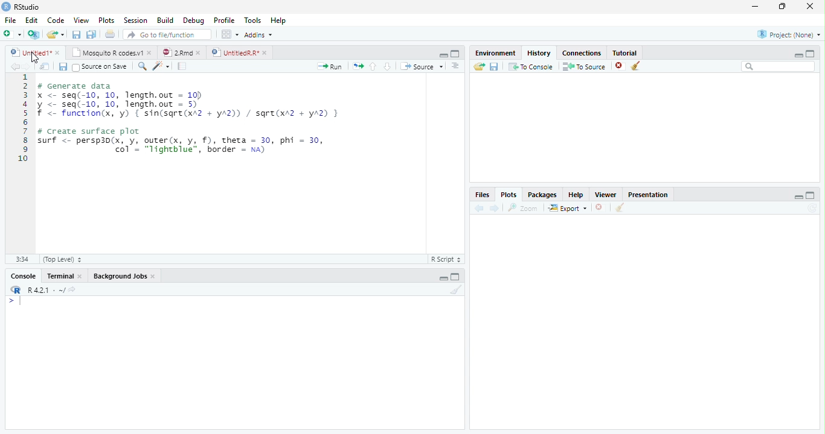 This screenshot has width=825, height=434. What do you see at coordinates (479, 208) in the screenshot?
I see `Previous plot` at bounding box center [479, 208].